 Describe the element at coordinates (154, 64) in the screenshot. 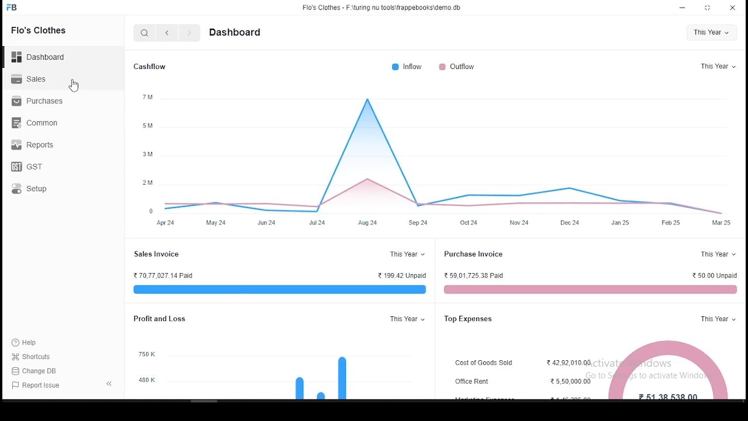

I see `cashflow` at that location.